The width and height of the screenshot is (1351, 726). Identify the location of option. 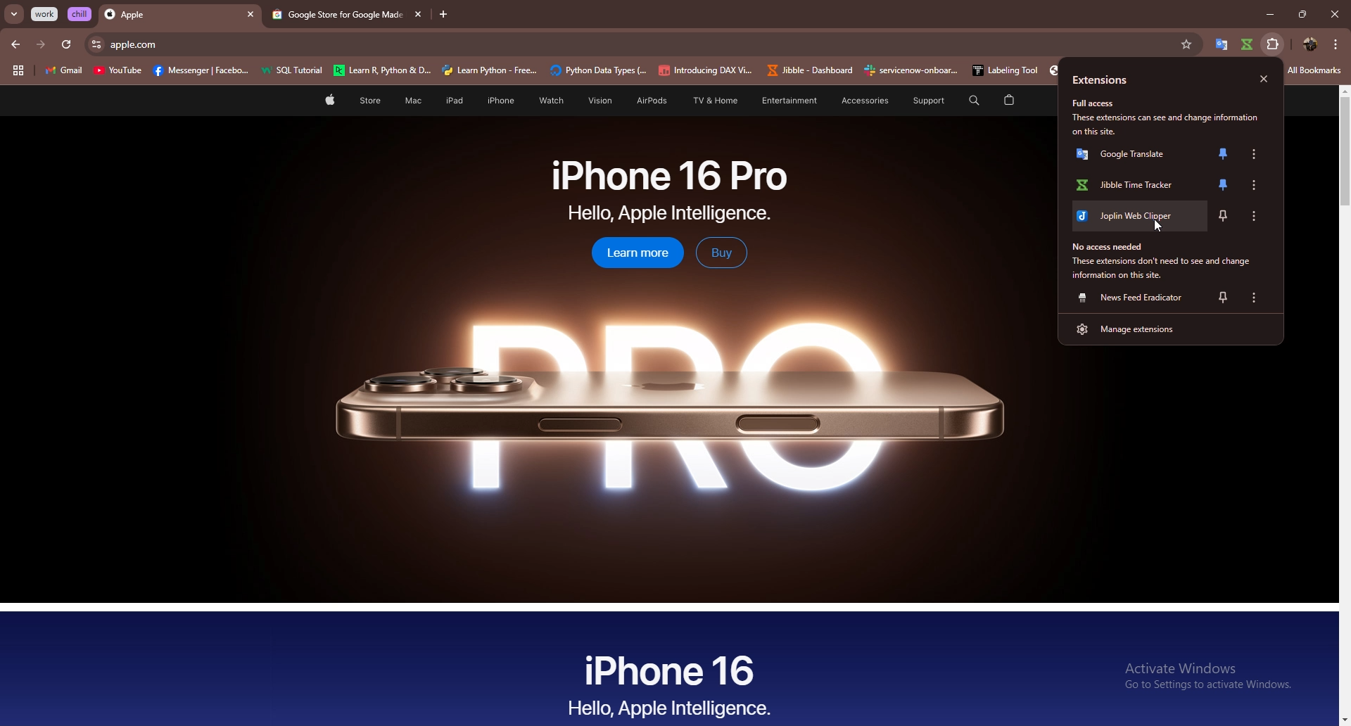
(1259, 215).